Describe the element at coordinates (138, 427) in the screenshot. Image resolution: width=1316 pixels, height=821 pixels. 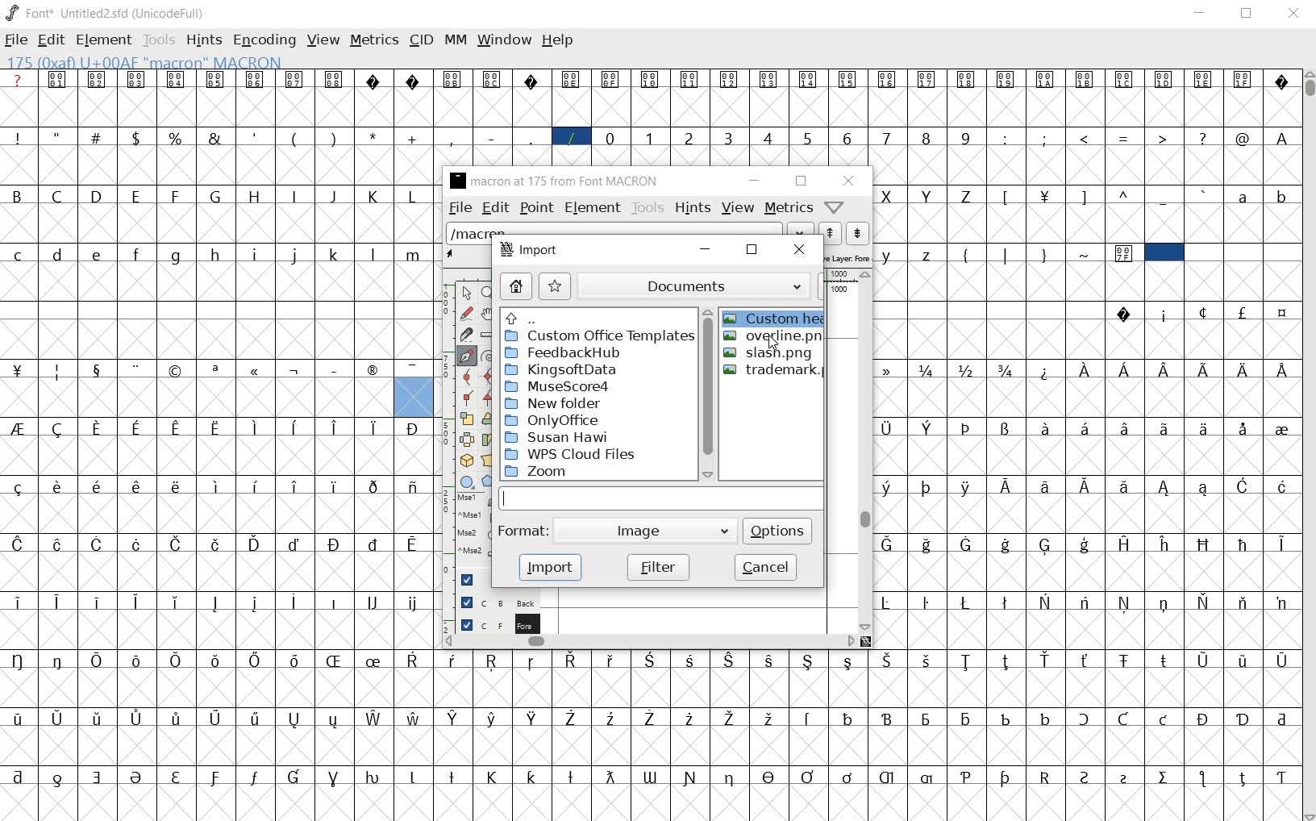
I see `Symbol` at that location.